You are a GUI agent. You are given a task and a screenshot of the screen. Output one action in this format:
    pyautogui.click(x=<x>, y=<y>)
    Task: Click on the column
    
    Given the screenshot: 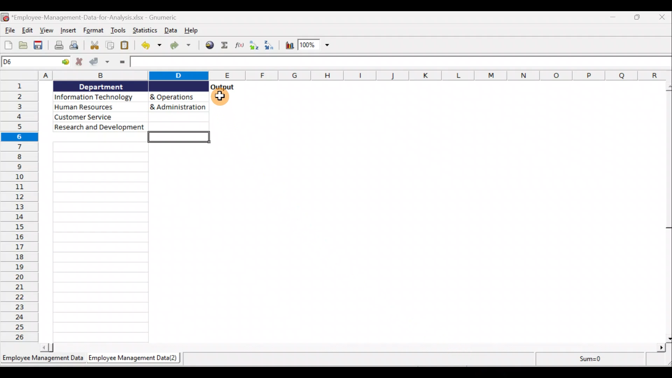 What is the action you would take?
    pyautogui.click(x=101, y=242)
    